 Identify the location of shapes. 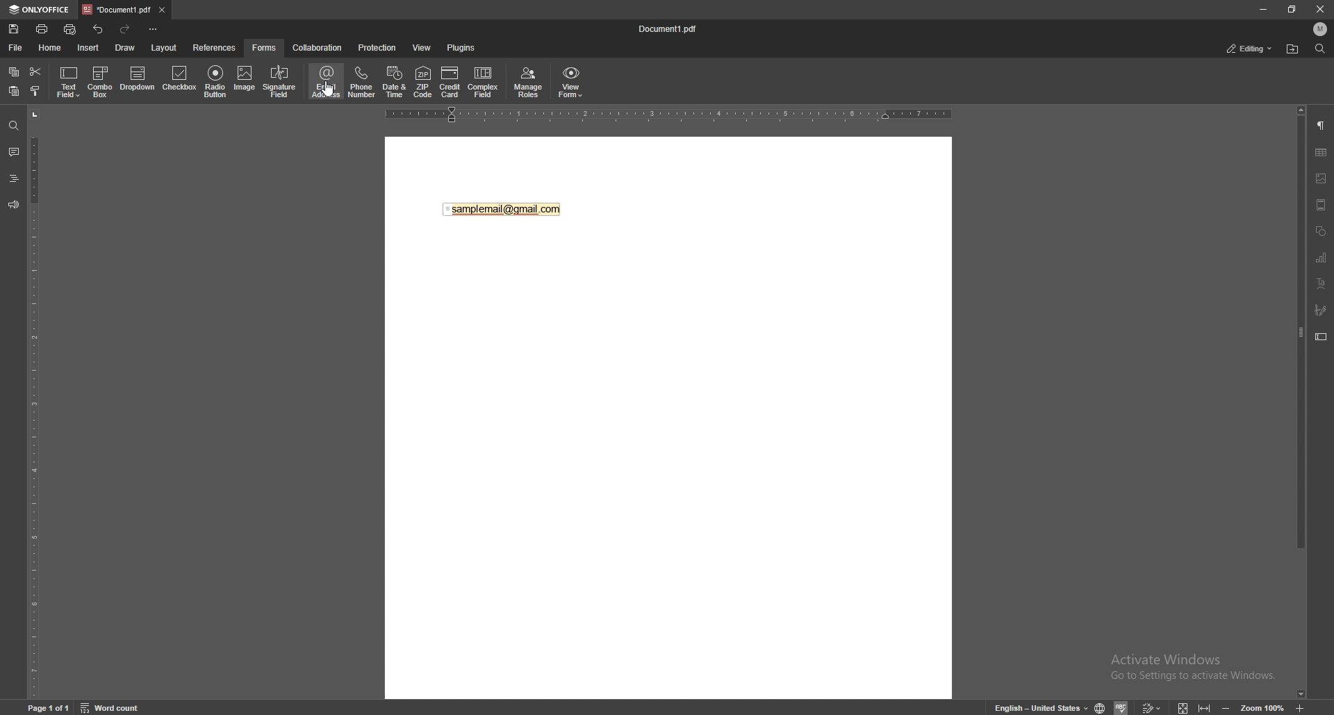
(1321, 230).